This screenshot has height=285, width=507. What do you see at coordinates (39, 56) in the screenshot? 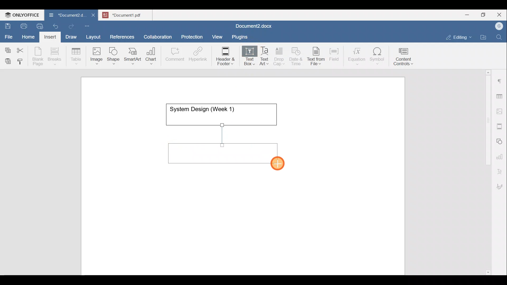
I see `Blank page` at bounding box center [39, 56].